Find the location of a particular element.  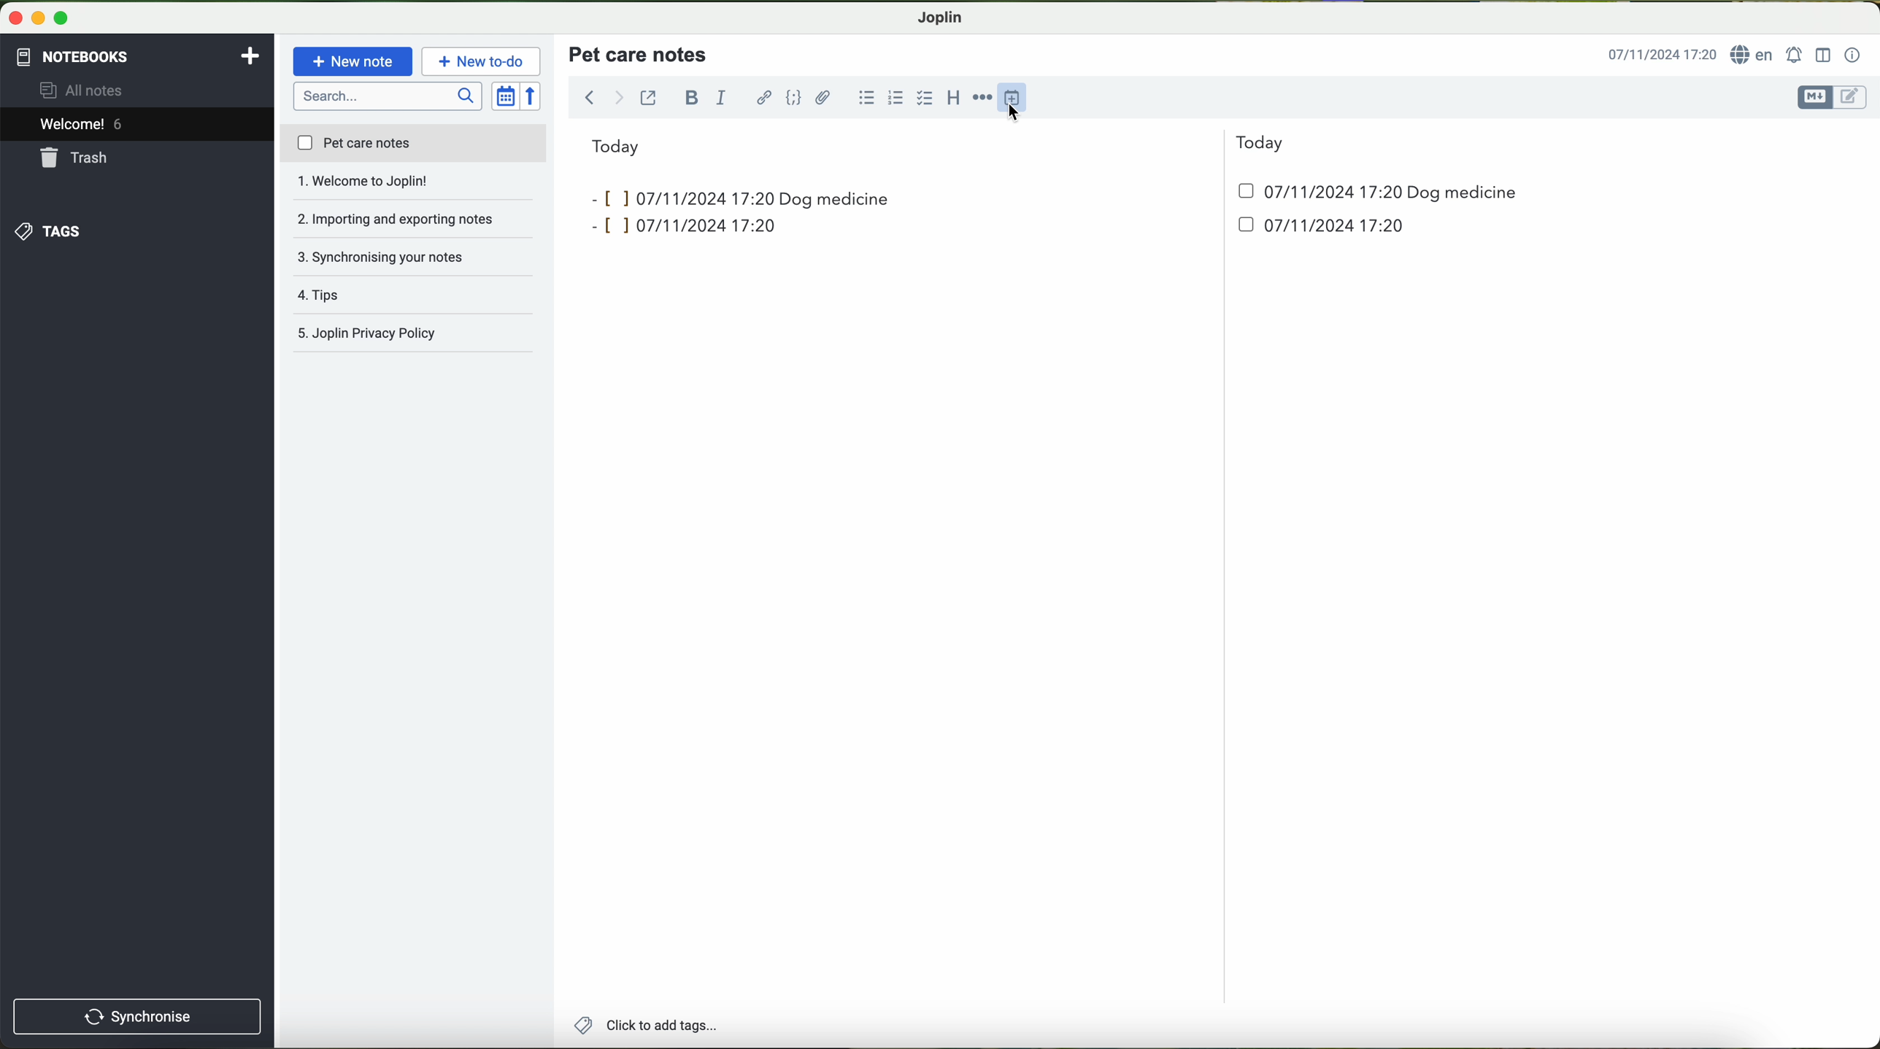

add tags is located at coordinates (645, 1027).